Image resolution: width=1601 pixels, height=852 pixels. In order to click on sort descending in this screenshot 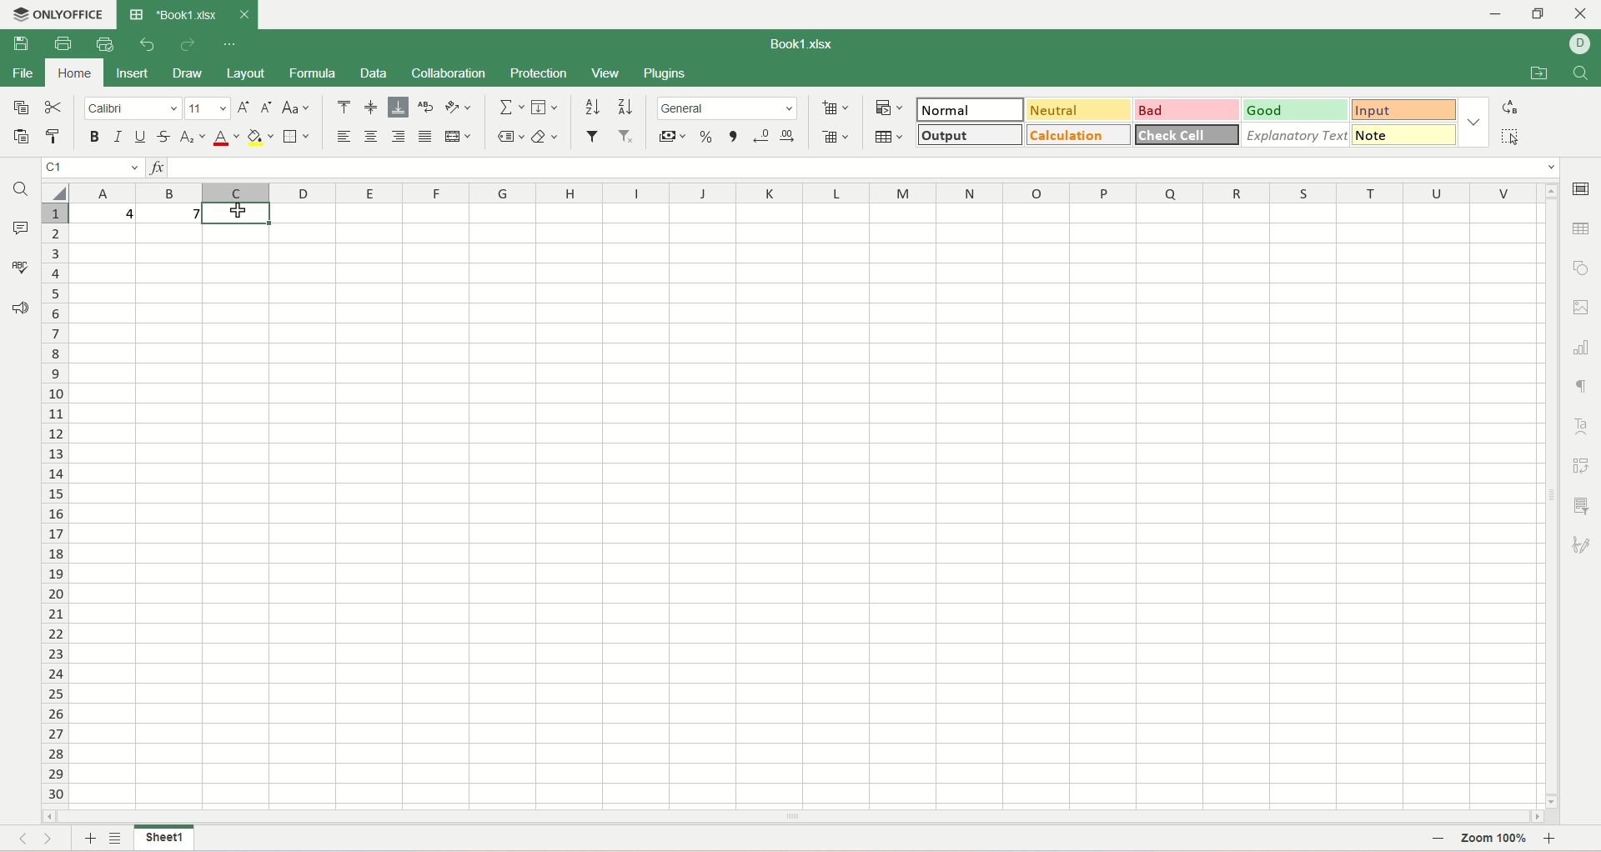, I will do `click(623, 107)`.